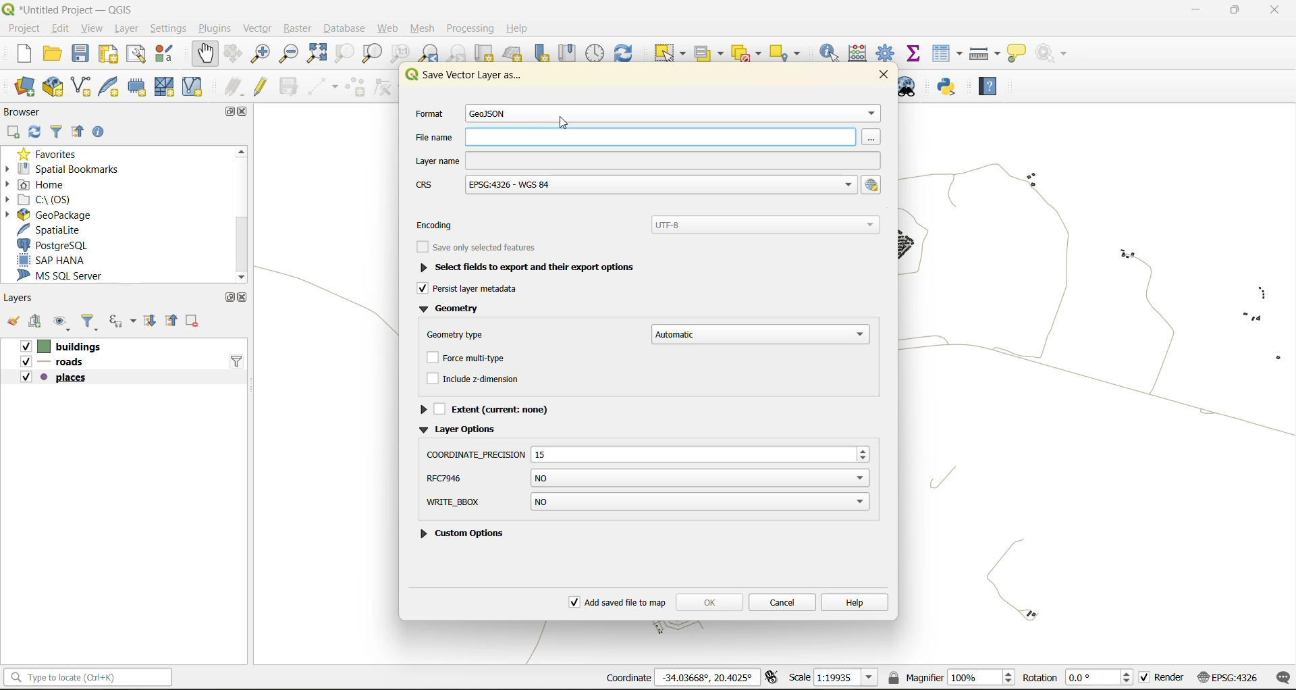 The width and height of the screenshot is (1296, 690). Describe the element at coordinates (151, 324) in the screenshot. I see `expand all` at that location.